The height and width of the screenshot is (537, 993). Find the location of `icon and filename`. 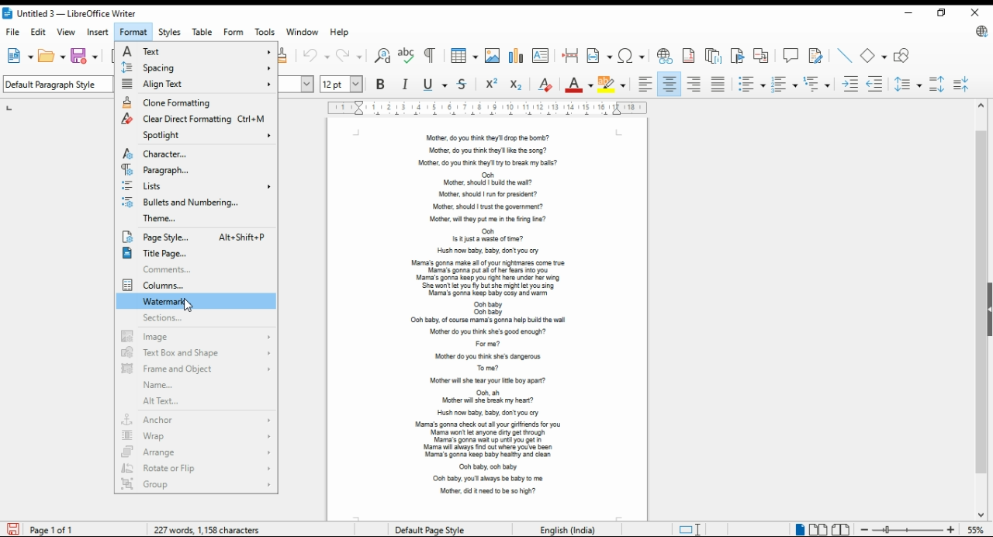

icon and filename is located at coordinates (84, 13).